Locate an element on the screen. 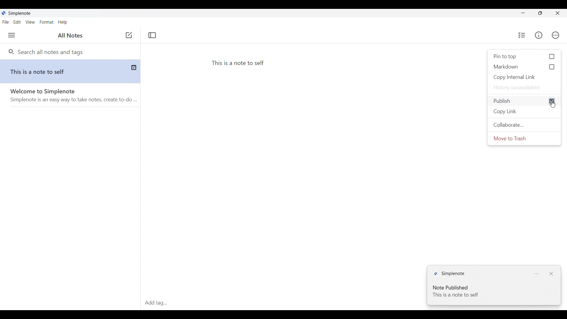  Pin to top is located at coordinates (524, 56).